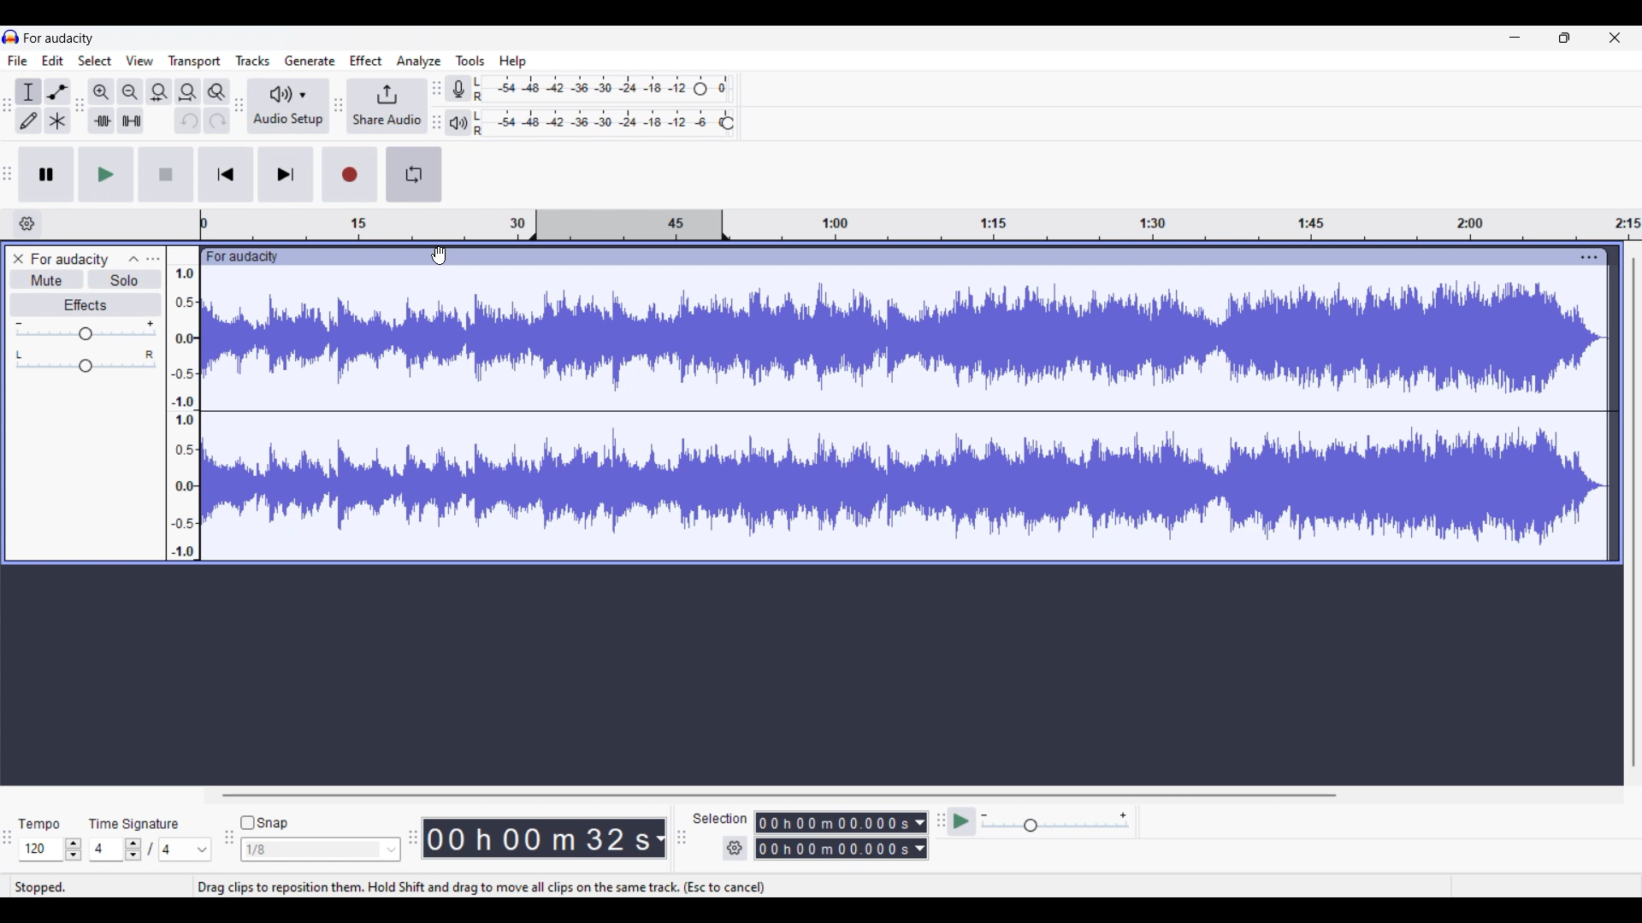 Image resolution: width=1642 pixels, height=923 pixels. What do you see at coordinates (920, 225) in the screenshot?
I see `Scale to measure track length` at bounding box center [920, 225].